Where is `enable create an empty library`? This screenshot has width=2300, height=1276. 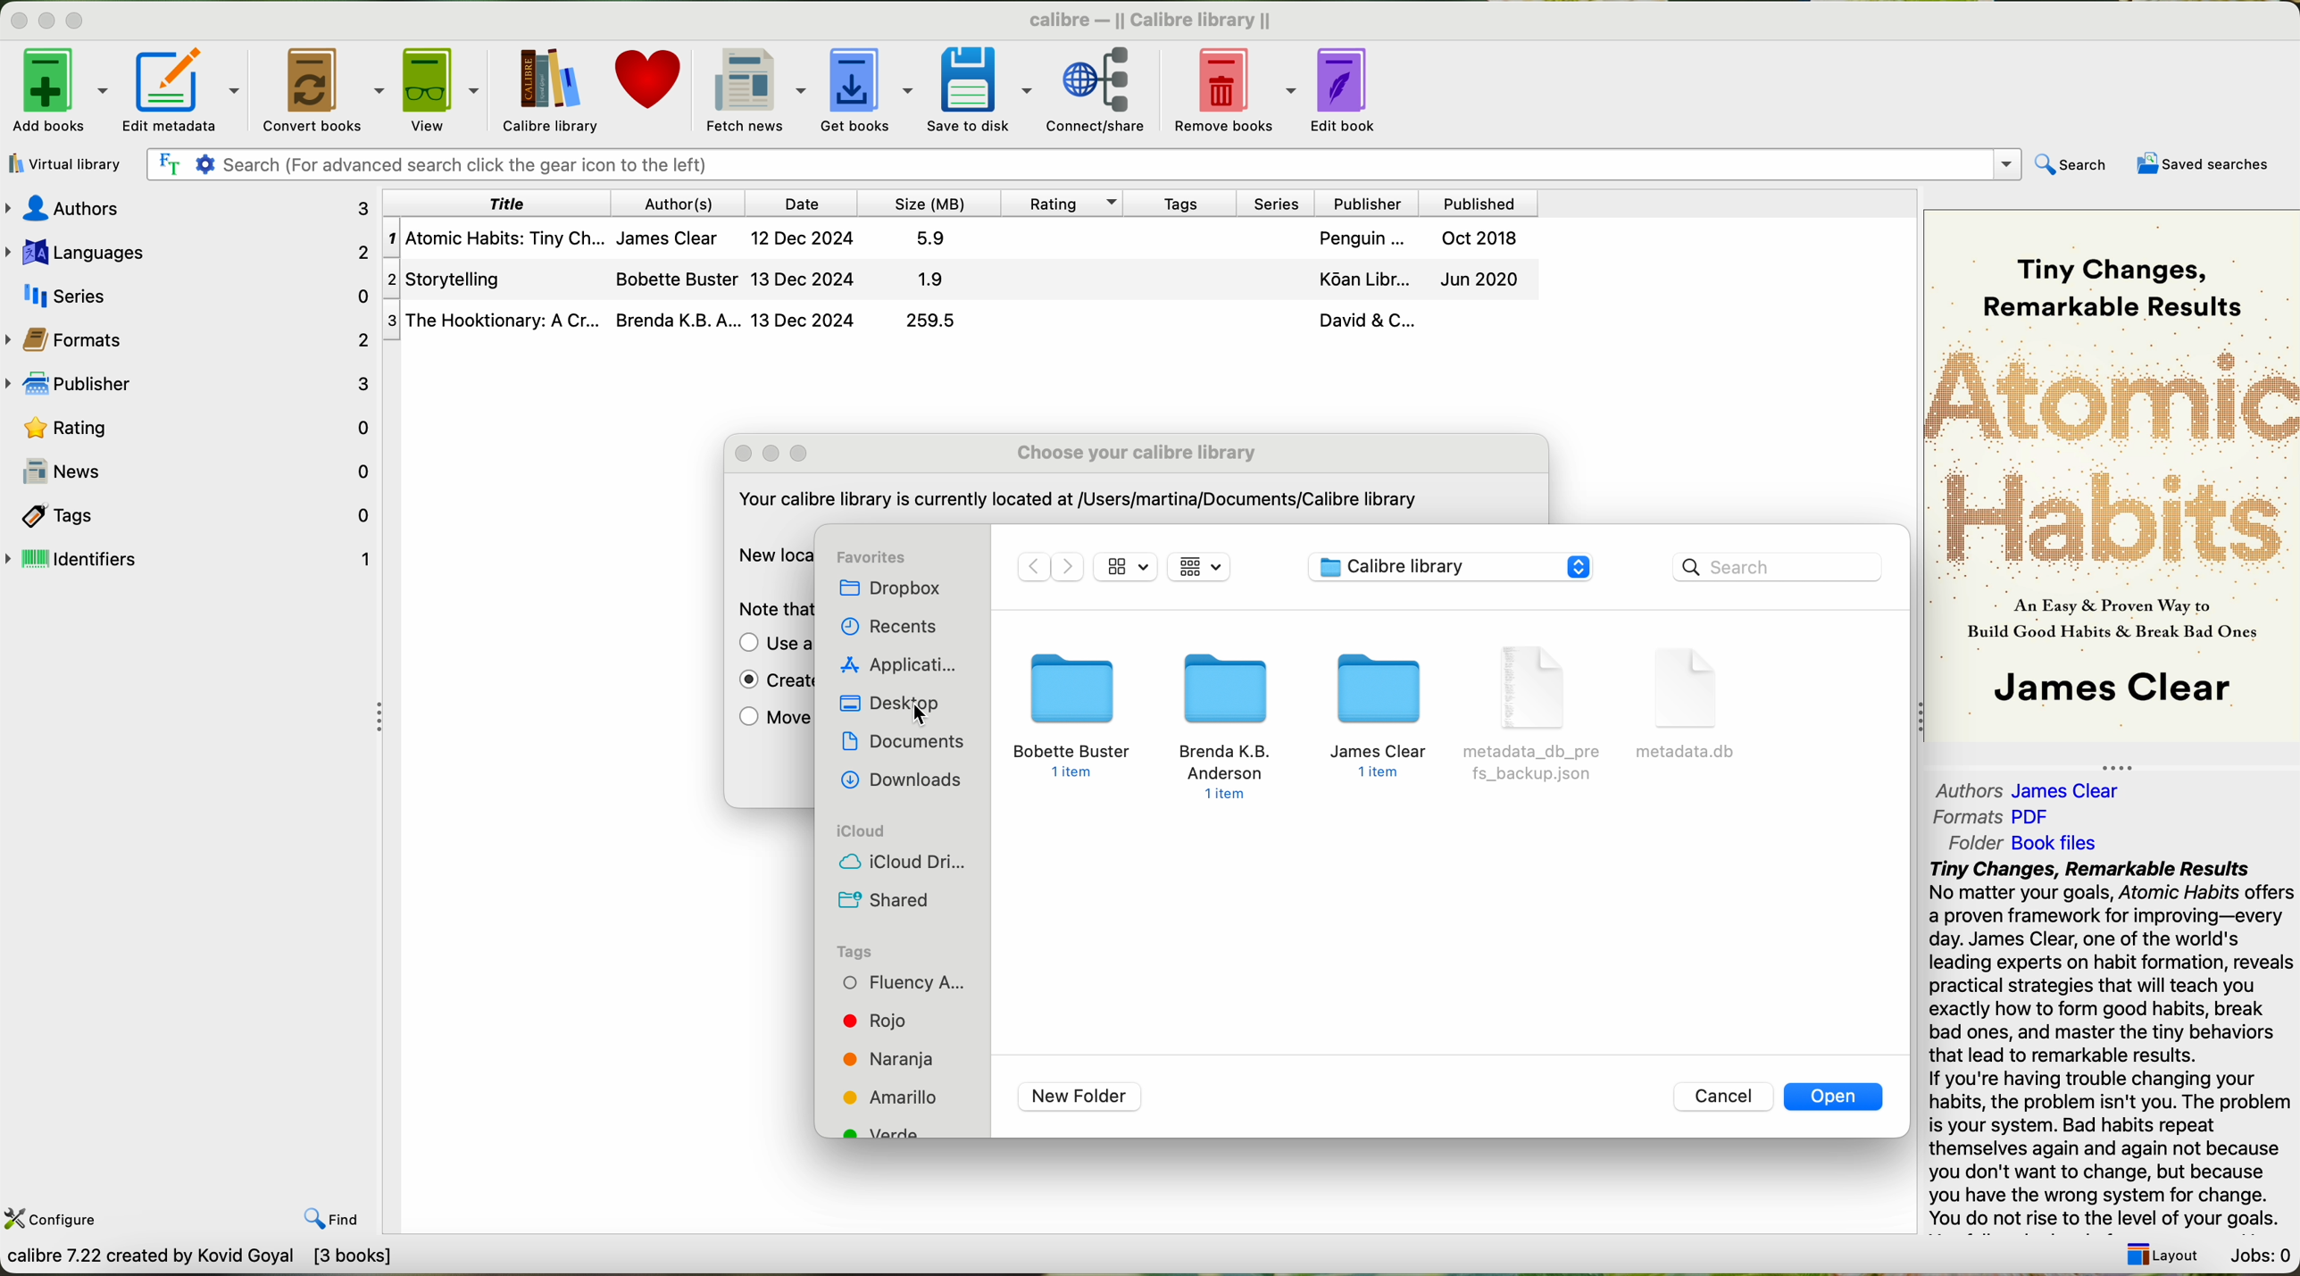 enable create an empty library is located at coordinates (769, 683).